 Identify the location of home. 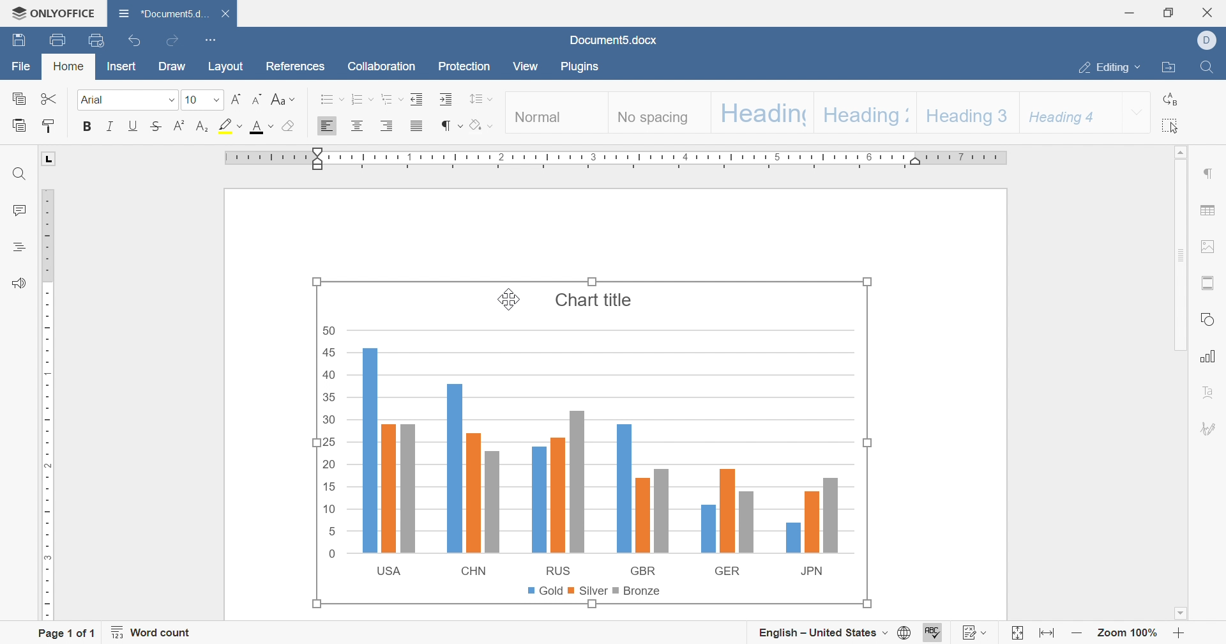
(69, 65).